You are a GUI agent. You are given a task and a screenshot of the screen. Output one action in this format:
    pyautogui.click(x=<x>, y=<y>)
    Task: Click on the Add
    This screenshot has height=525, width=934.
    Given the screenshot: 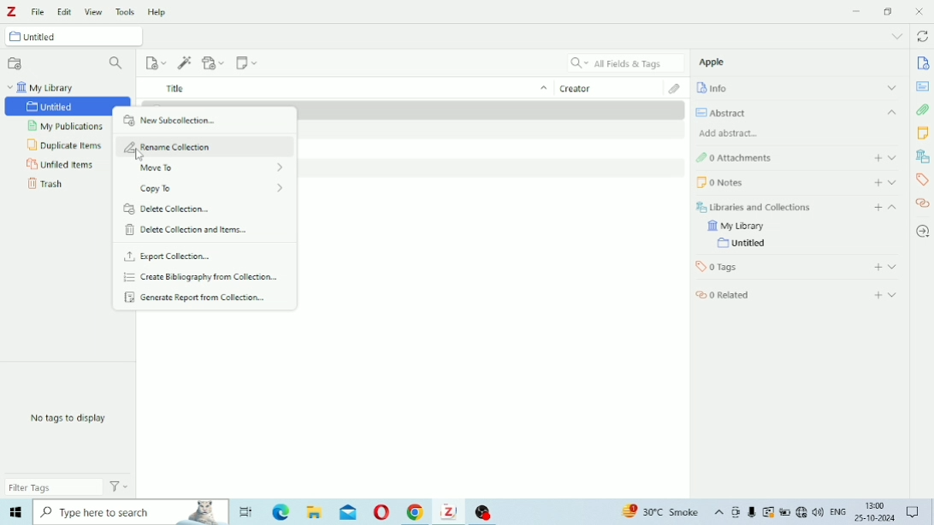 What is the action you would take?
    pyautogui.click(x=878, y=208)
    